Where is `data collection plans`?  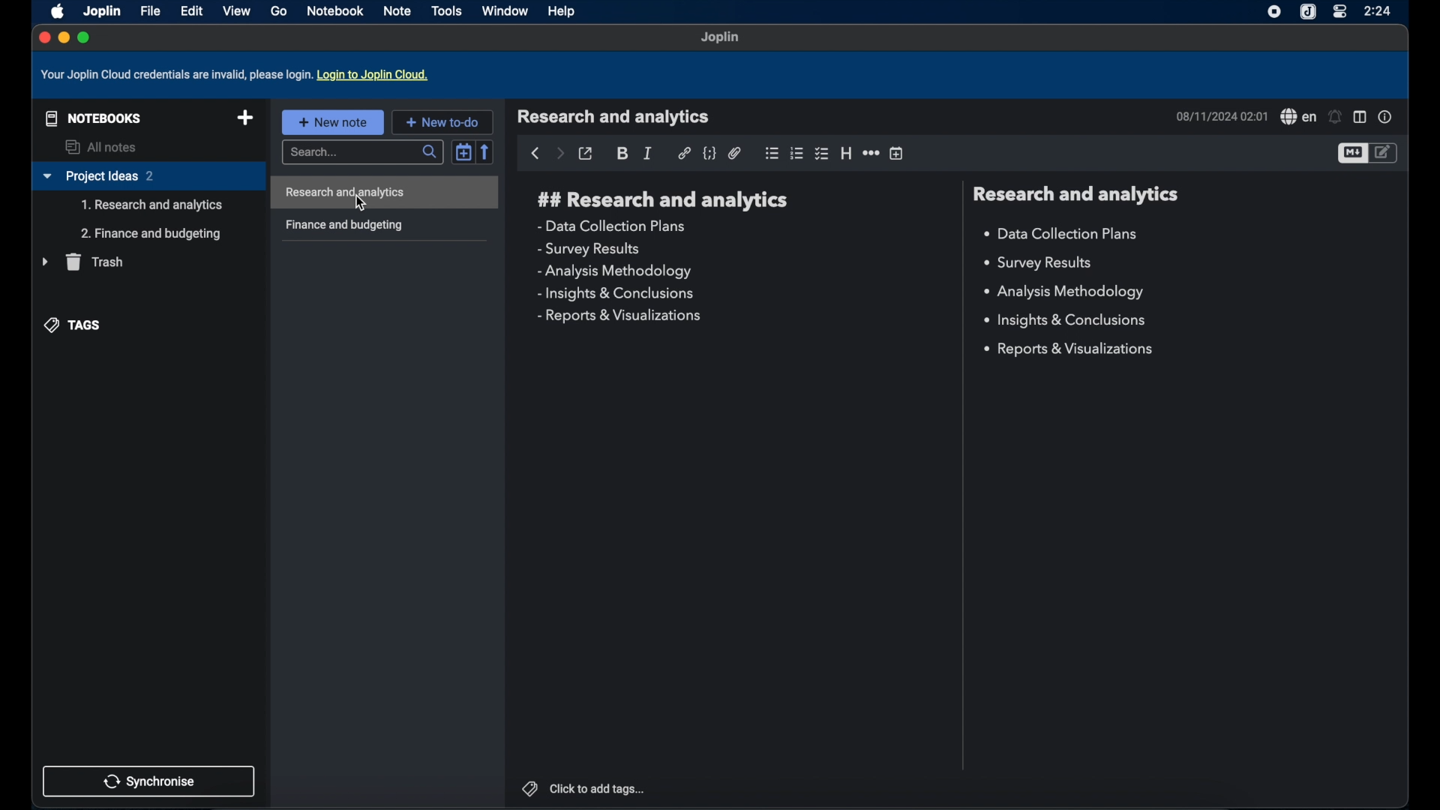
data collection plans is located at coordinates (613, 226).